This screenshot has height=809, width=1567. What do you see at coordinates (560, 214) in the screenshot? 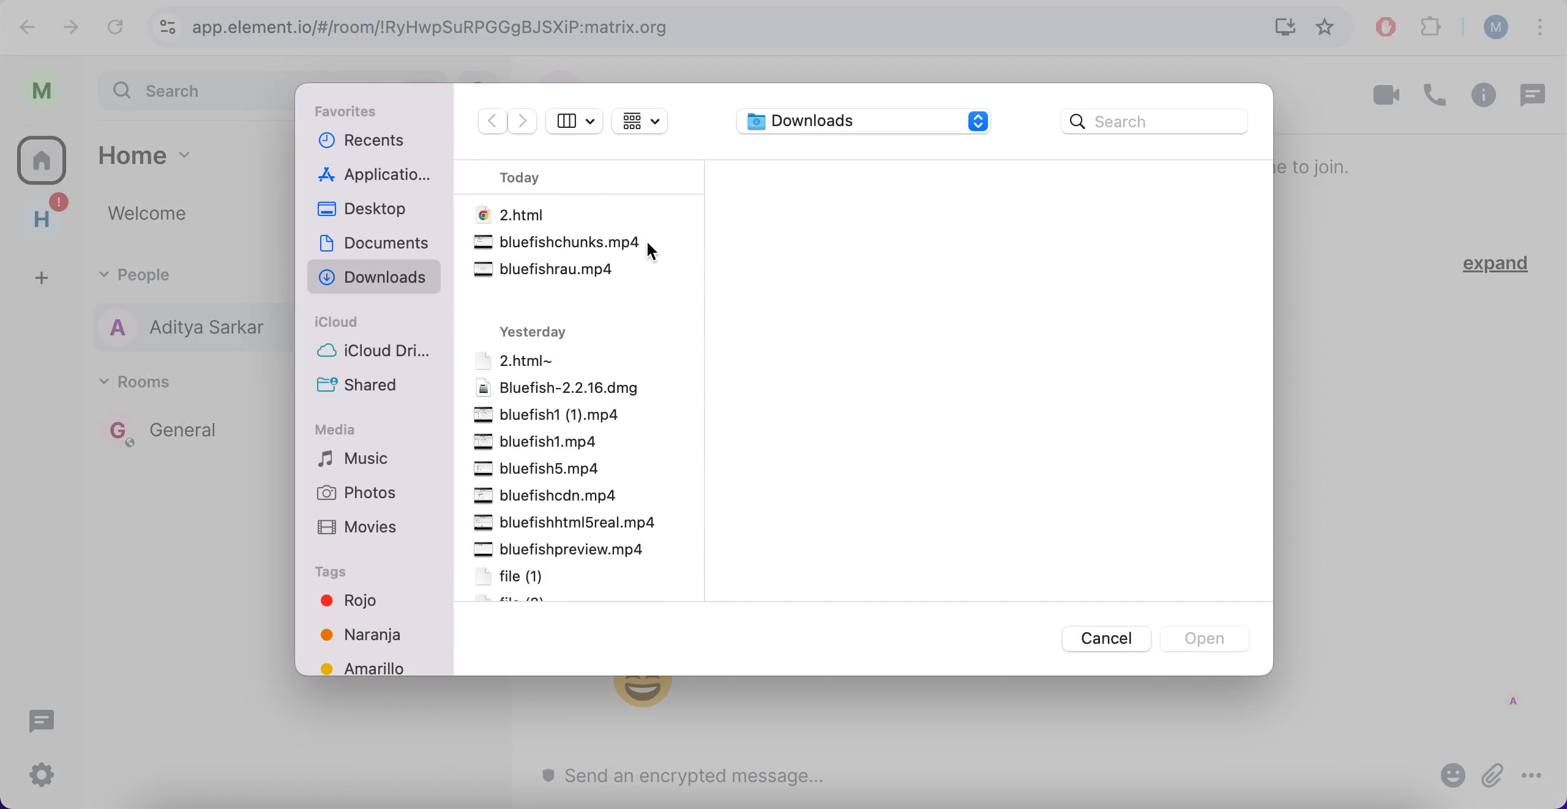
I see `file` at bounding box center [560, 214].